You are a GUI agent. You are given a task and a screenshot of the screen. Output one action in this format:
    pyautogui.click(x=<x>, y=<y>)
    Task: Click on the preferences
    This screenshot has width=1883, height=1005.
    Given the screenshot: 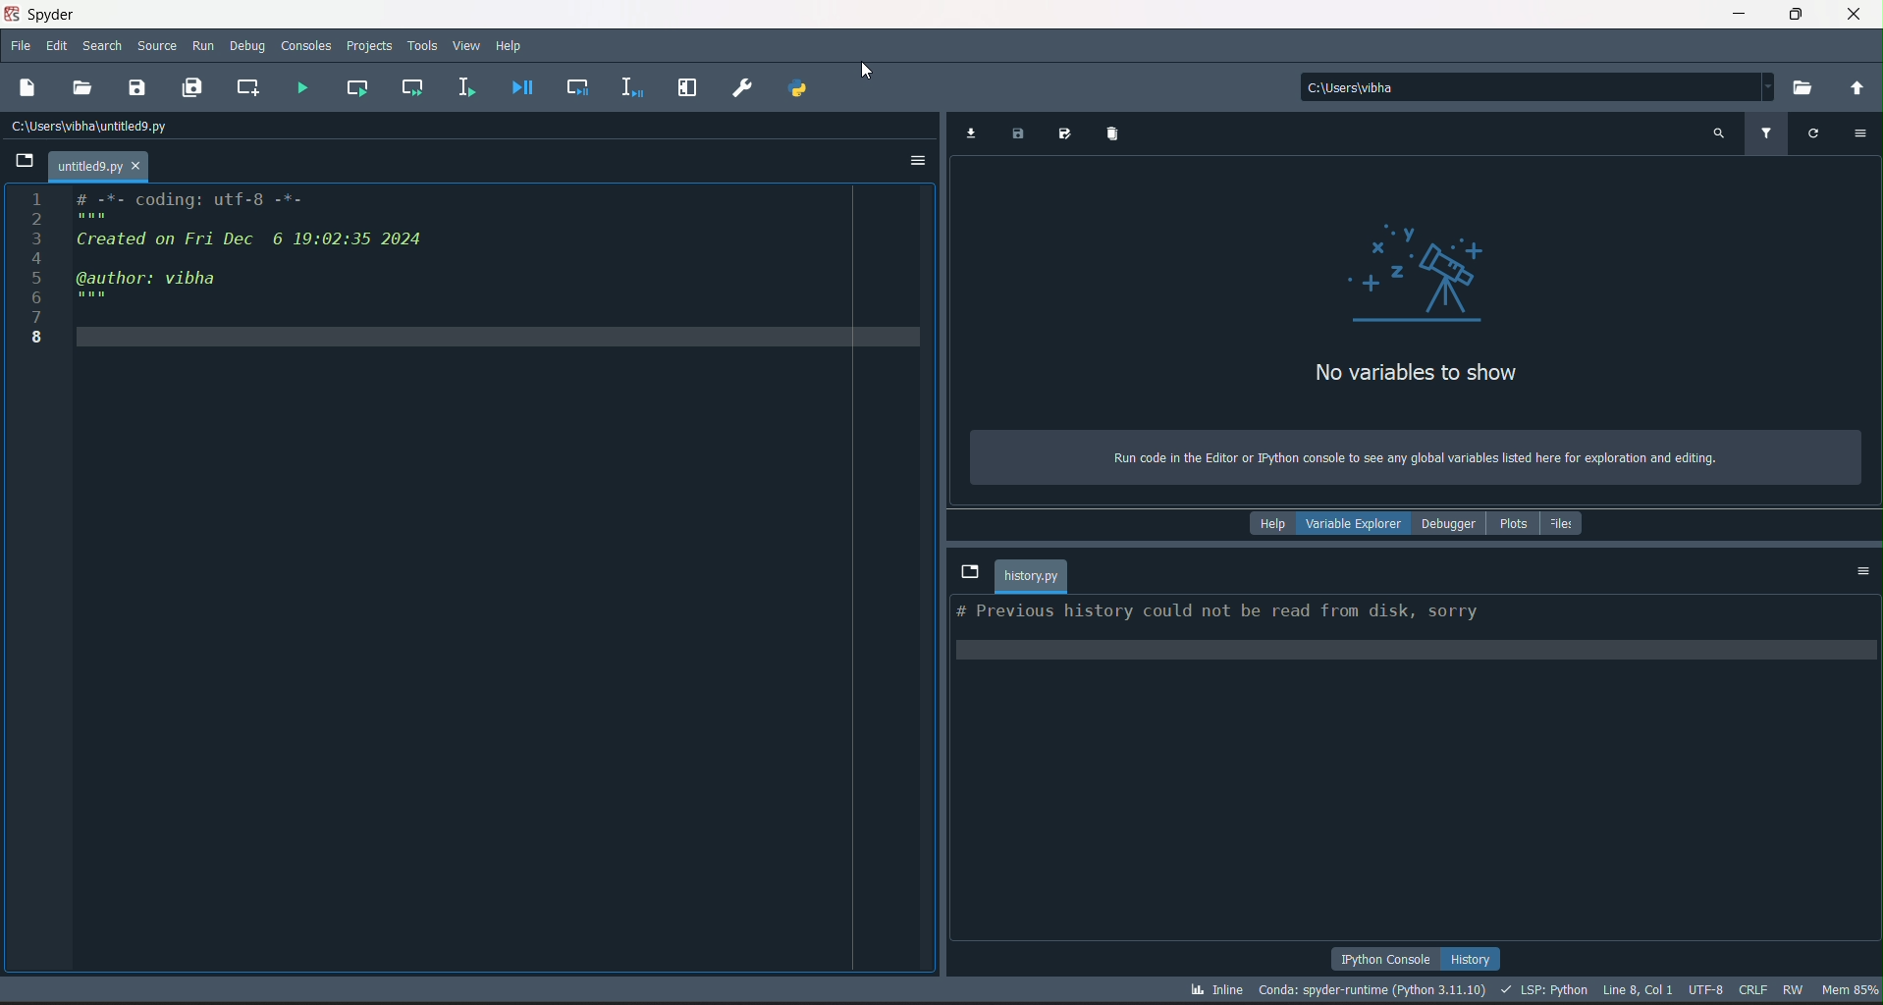 What is the action you would take?
    pyautogui.click(x=744, y=89)
    